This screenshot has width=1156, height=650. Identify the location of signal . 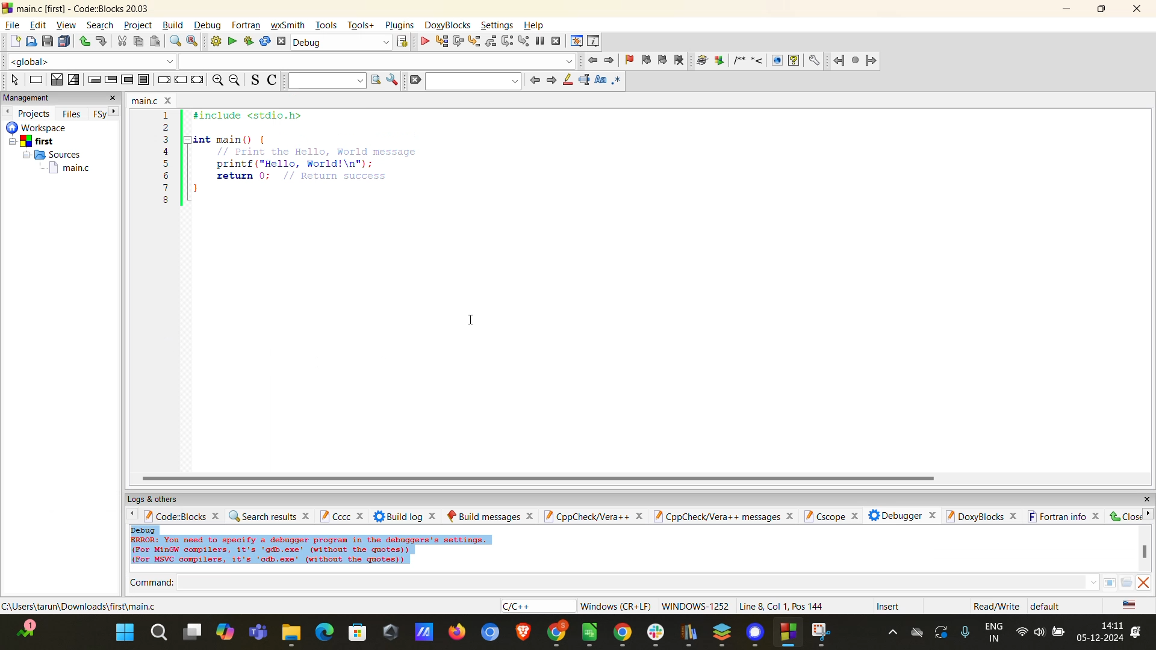
(758, 633).